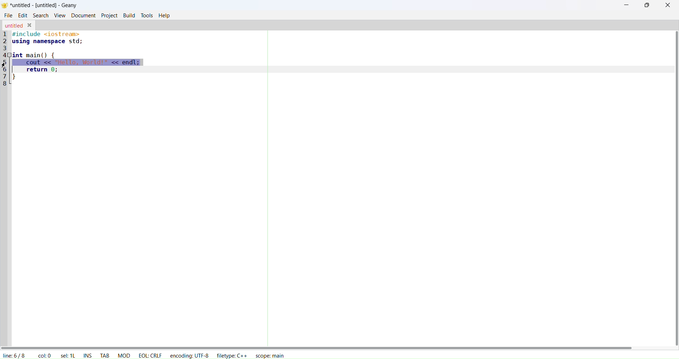 The width and height of the screenshot is (679, 359). I want to click on 7 }, so click(16, 77).